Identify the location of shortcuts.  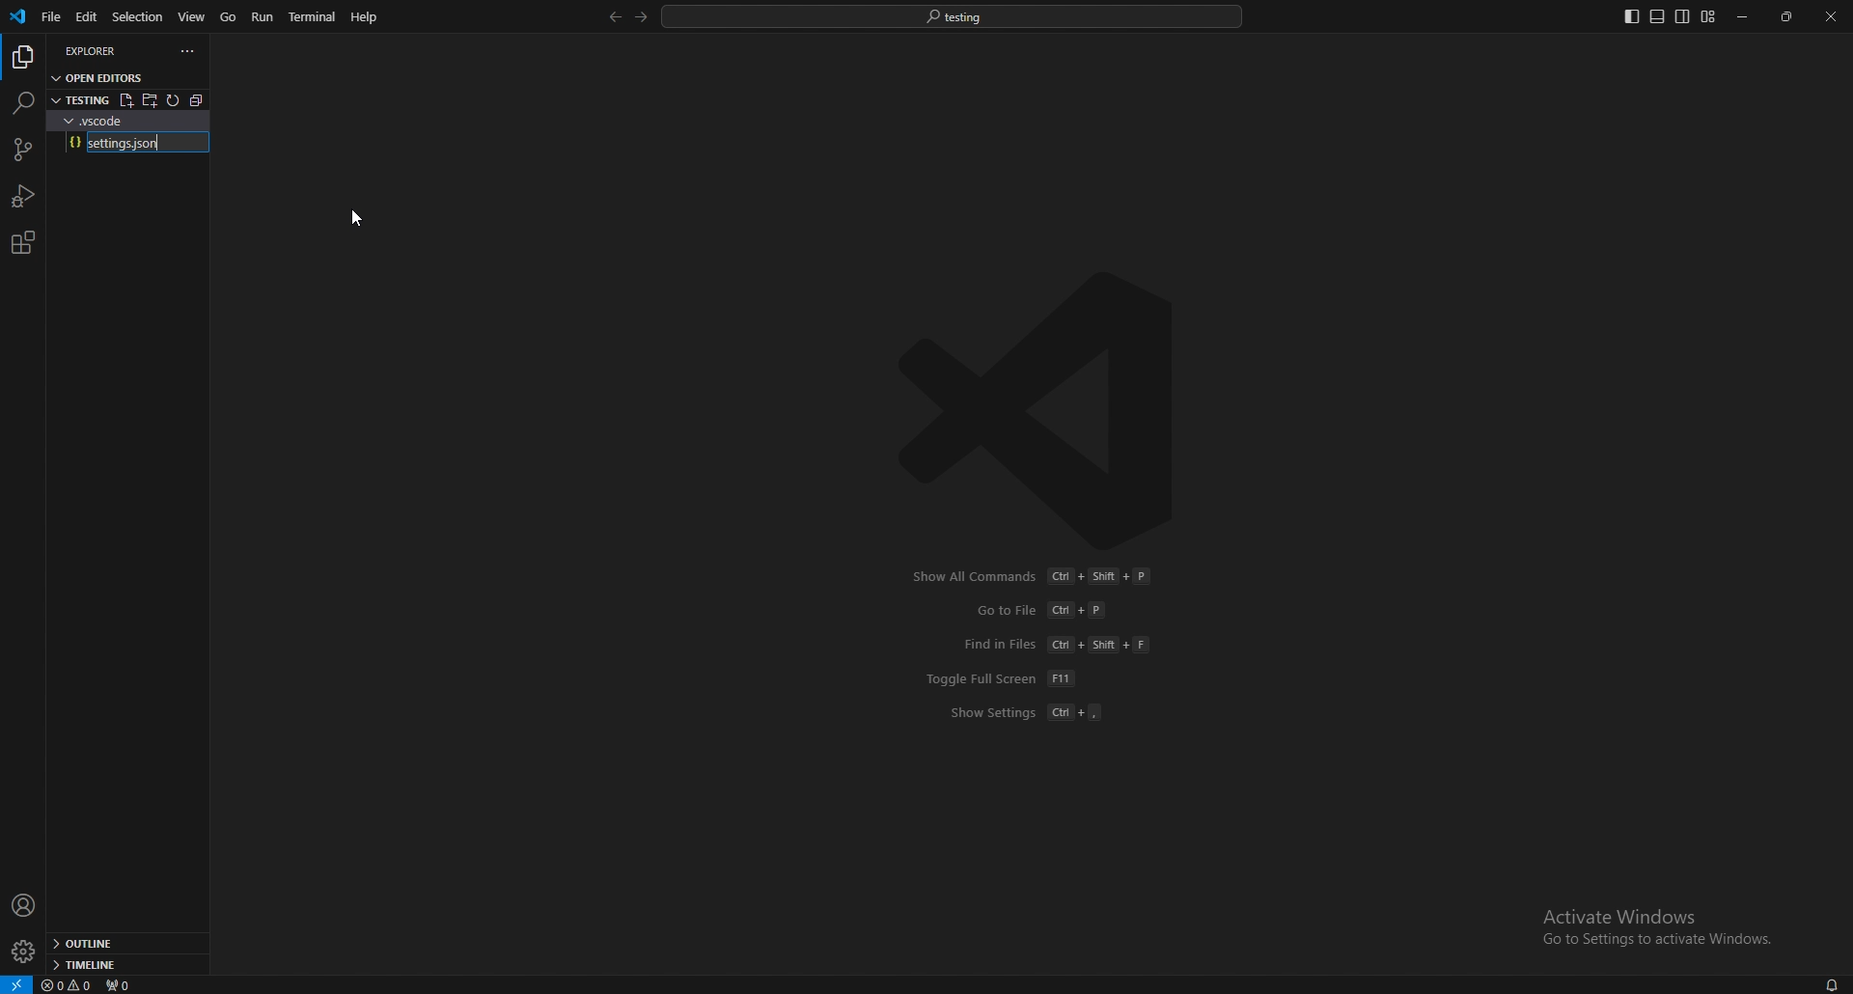
(1040, 645).